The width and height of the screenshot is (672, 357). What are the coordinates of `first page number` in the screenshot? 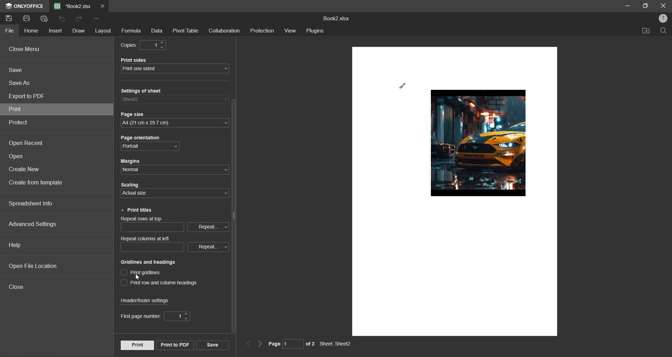 It's located at (158, 316).